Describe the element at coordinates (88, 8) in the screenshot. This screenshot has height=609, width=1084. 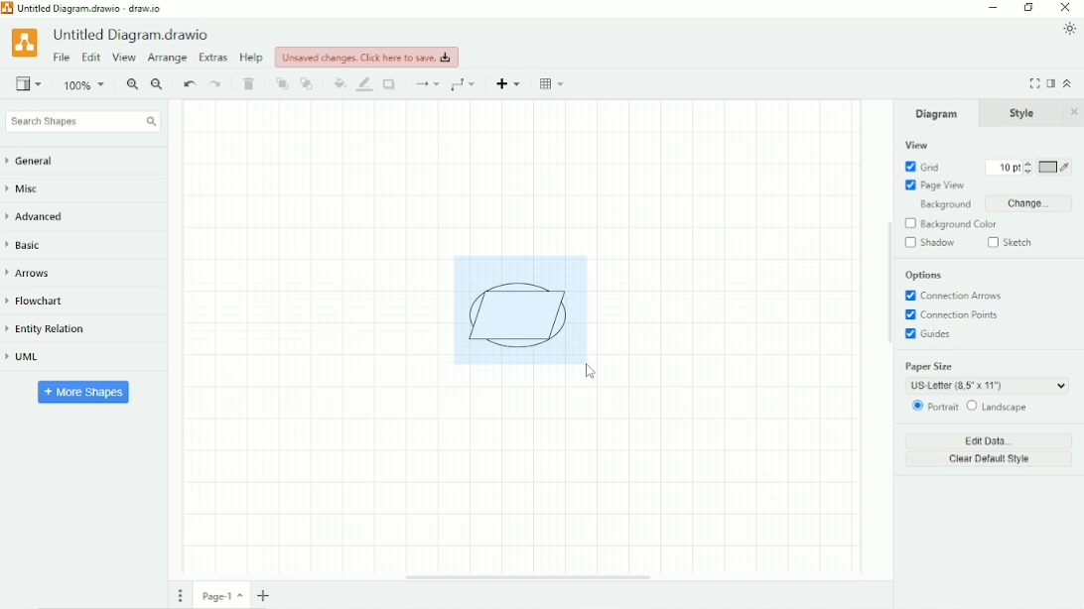
I see `Title ` at that location.